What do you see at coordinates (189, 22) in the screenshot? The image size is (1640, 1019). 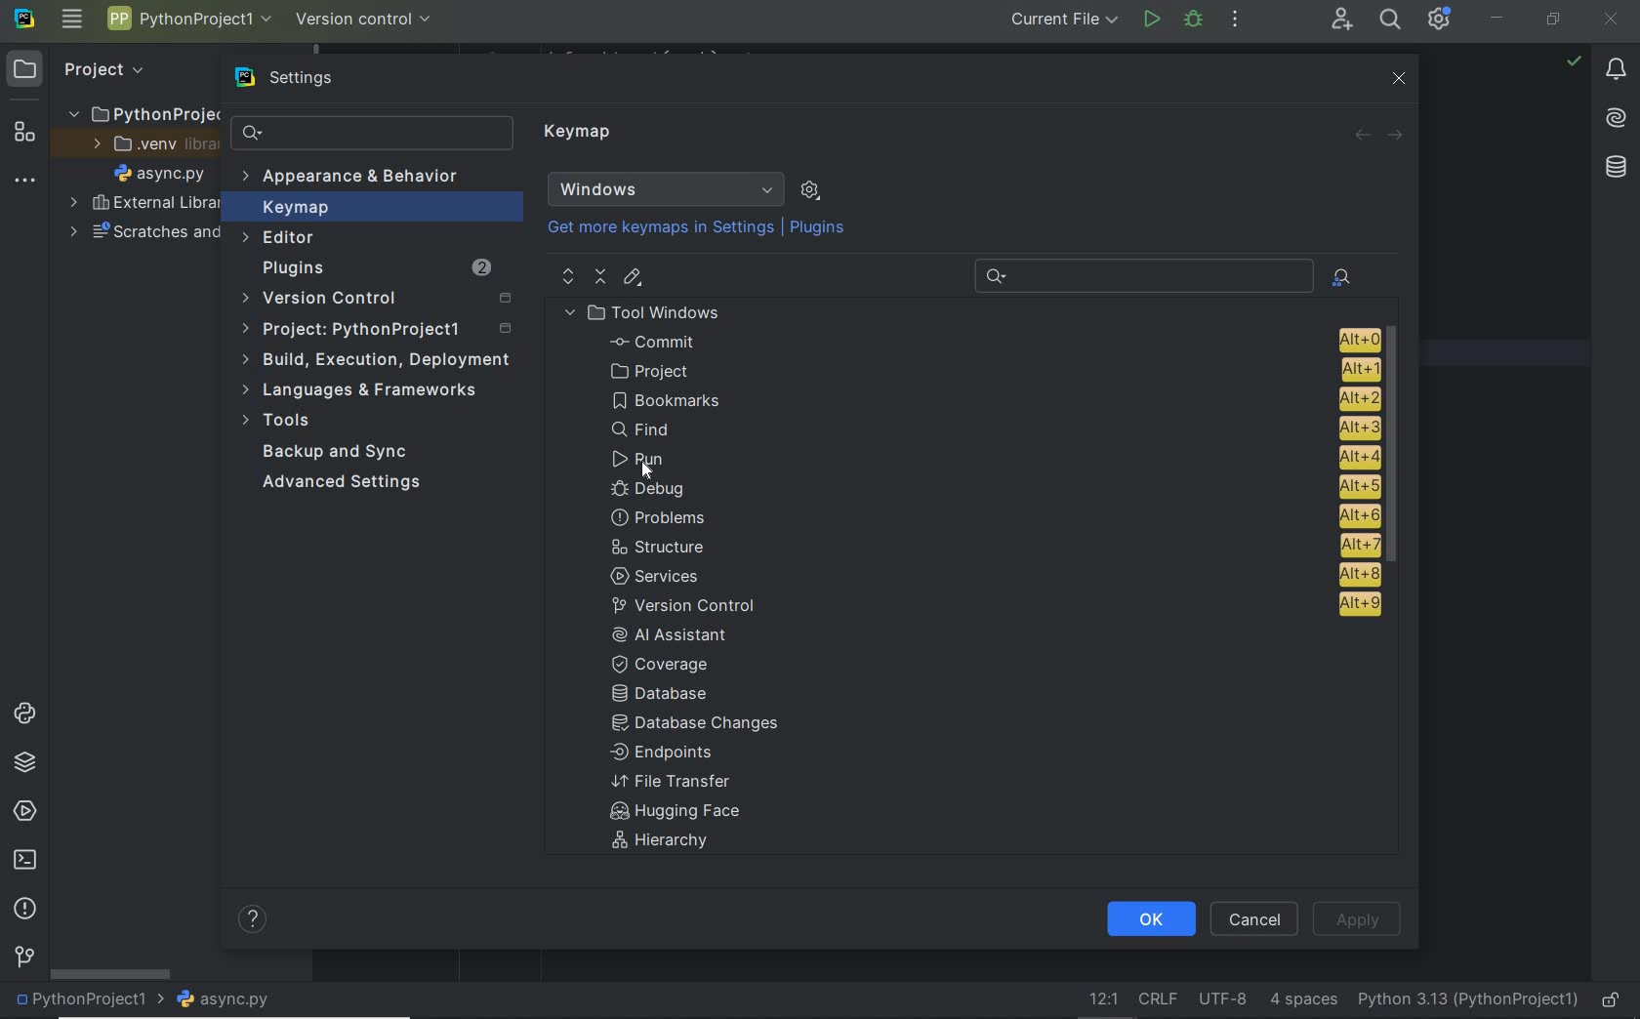 I see `Project name` at bounding box center [189, 22].